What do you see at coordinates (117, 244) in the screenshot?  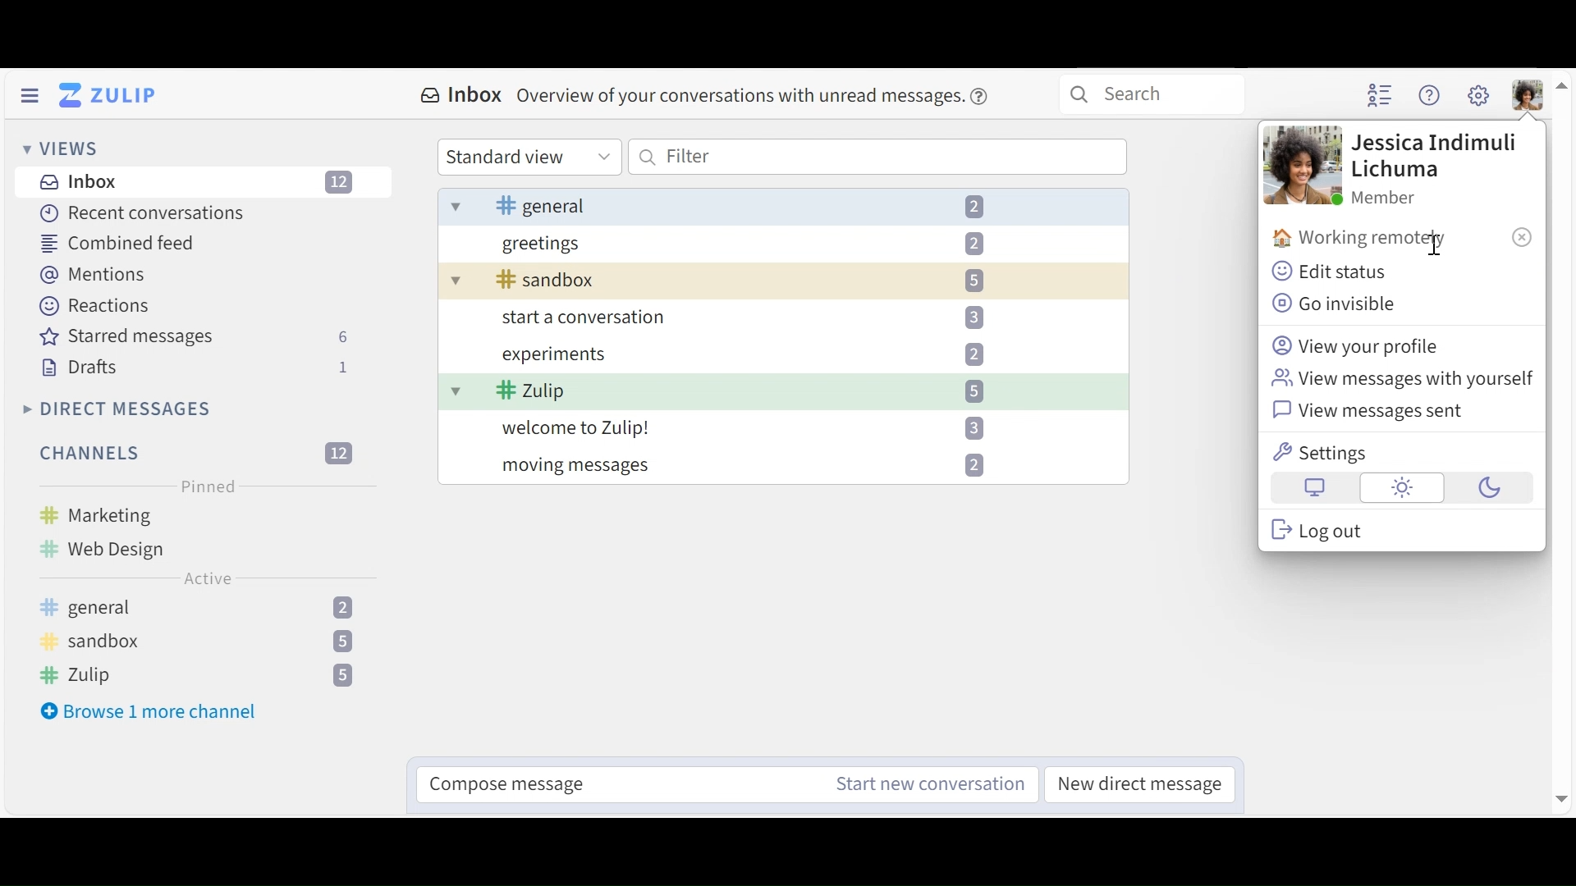 I see `Combined feed` at bounding box center [117, 244].